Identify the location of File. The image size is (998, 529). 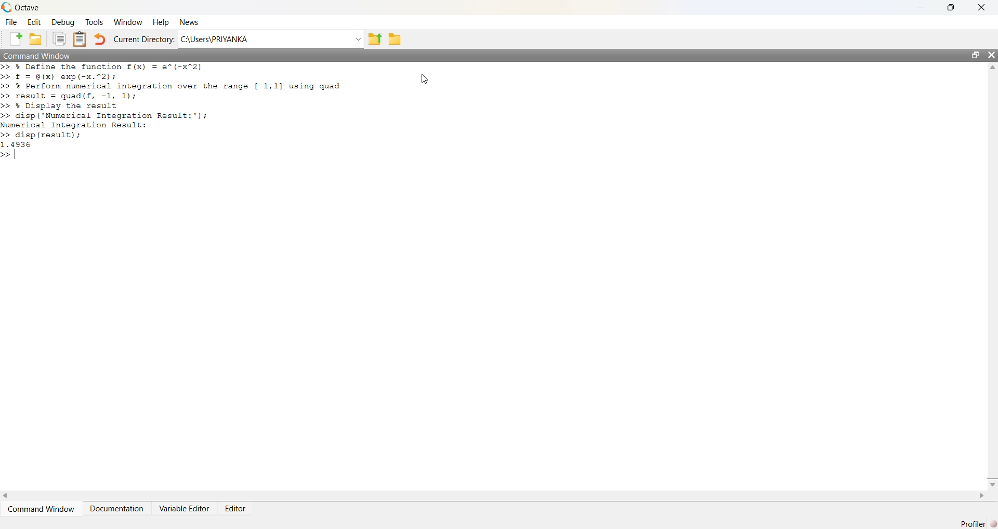
(12, 22).